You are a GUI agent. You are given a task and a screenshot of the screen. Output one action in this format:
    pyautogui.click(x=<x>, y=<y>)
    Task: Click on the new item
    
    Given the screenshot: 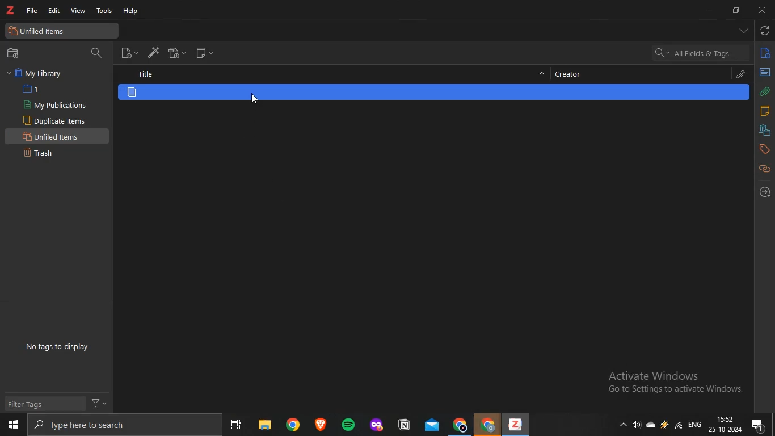 What is the action you would take?
    pyautogui.click(x=129, y=52)
    